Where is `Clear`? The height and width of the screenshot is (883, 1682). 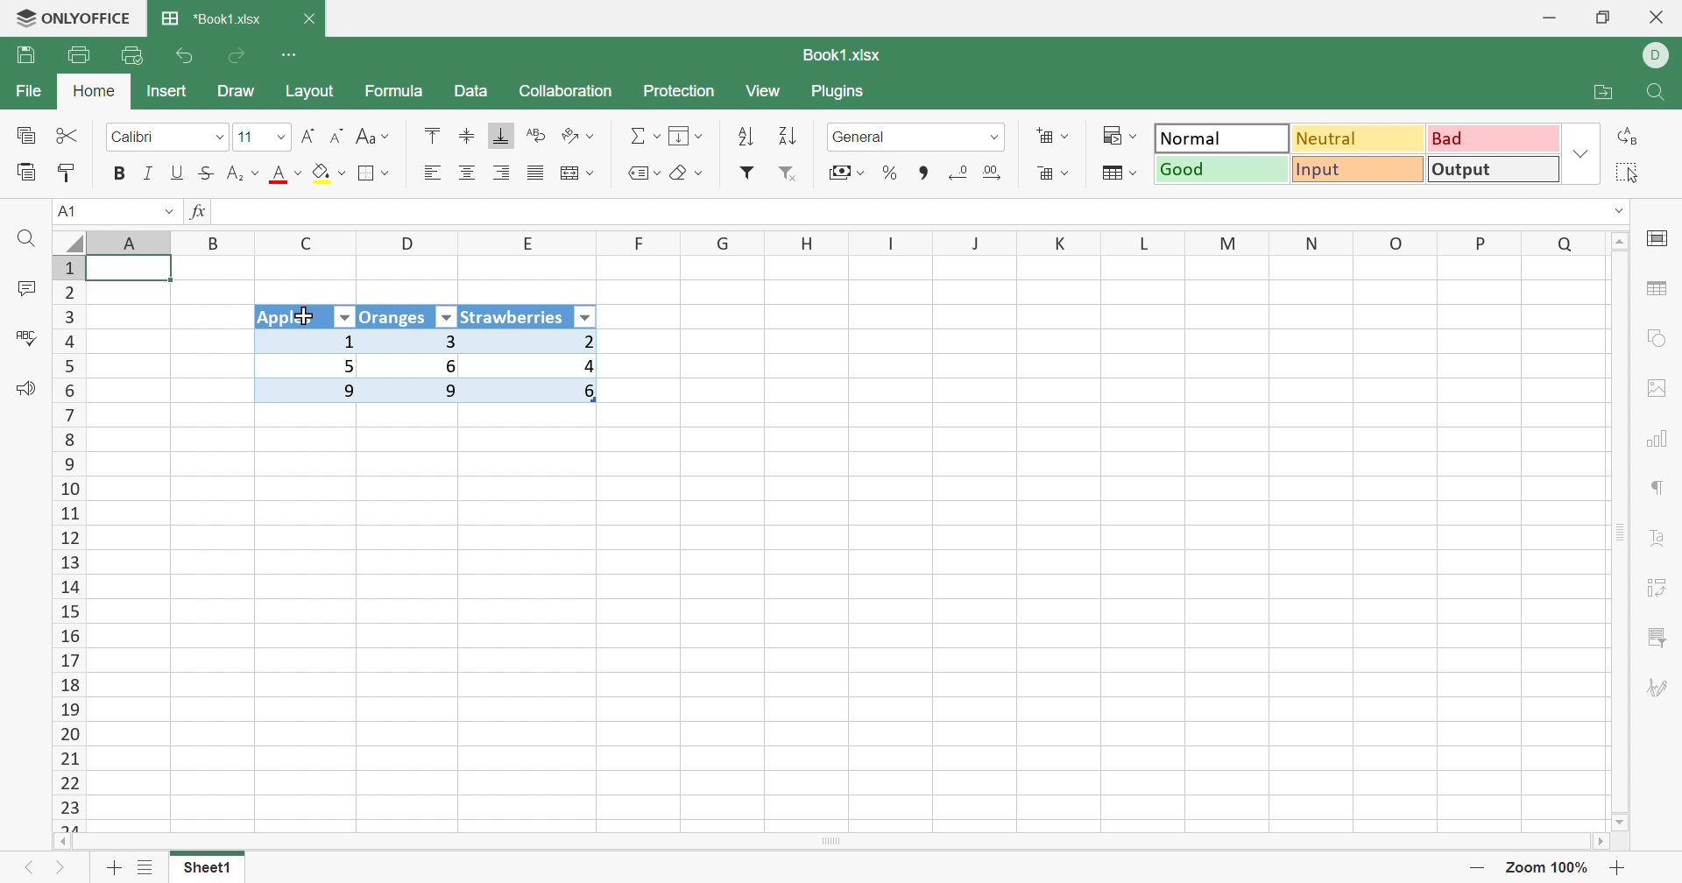 Clear is located at coordinates (690, 175).